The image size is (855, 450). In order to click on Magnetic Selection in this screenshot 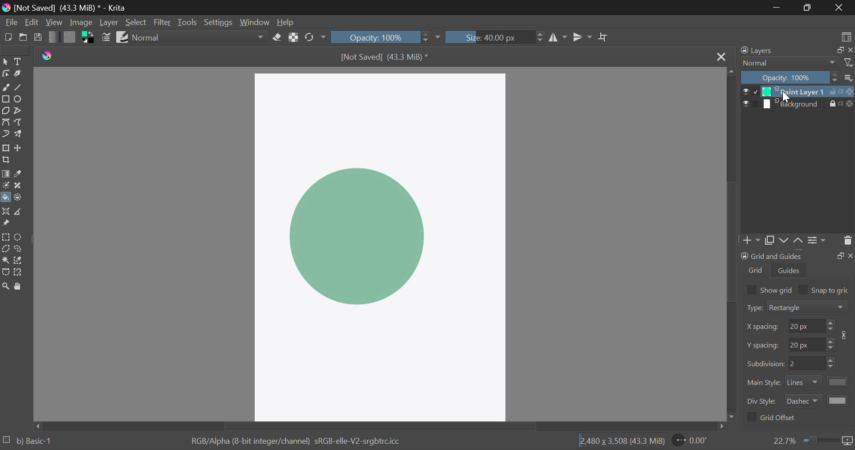, I will do `click(20, 272)`.